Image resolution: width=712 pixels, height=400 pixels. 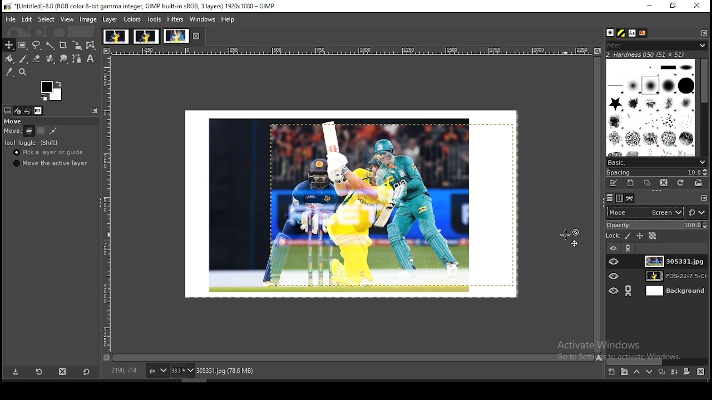 What do you see at coordinates (158, 370) in the screenshot?
I see `units` at bounding box center [158, 370].